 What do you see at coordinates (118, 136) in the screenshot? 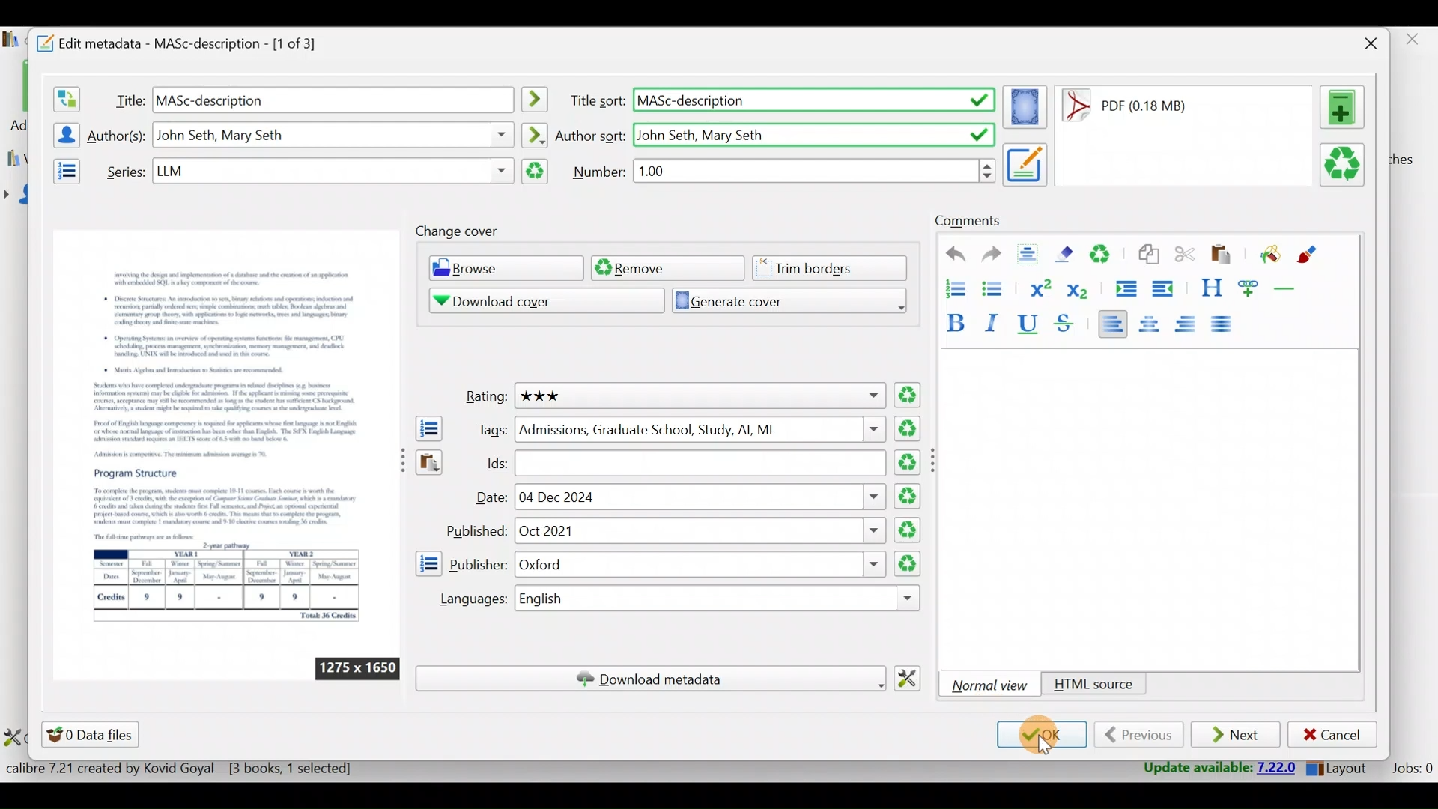
I see `Authors` at bounding box center [118, 136].